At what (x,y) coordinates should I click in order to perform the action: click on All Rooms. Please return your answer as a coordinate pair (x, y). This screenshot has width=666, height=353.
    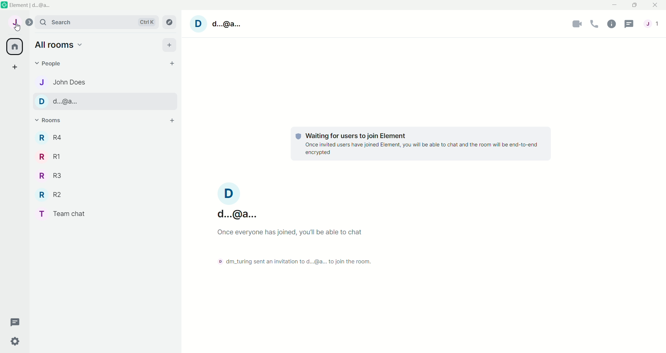
    Looking at the image, I should click on (14, 46).